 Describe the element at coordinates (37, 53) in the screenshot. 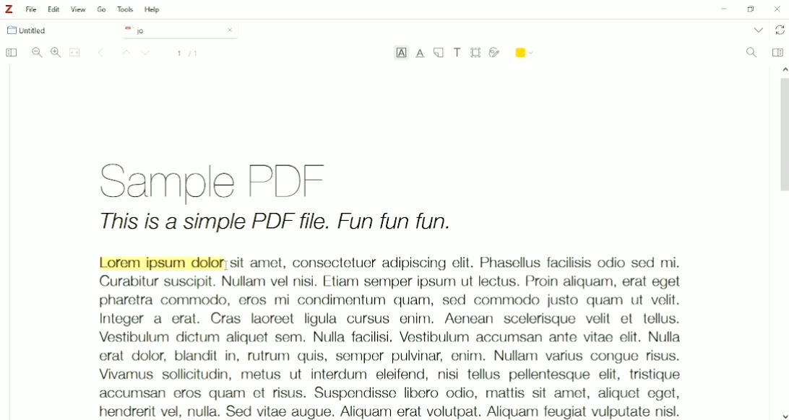

I see `Zoom Out` at that location.